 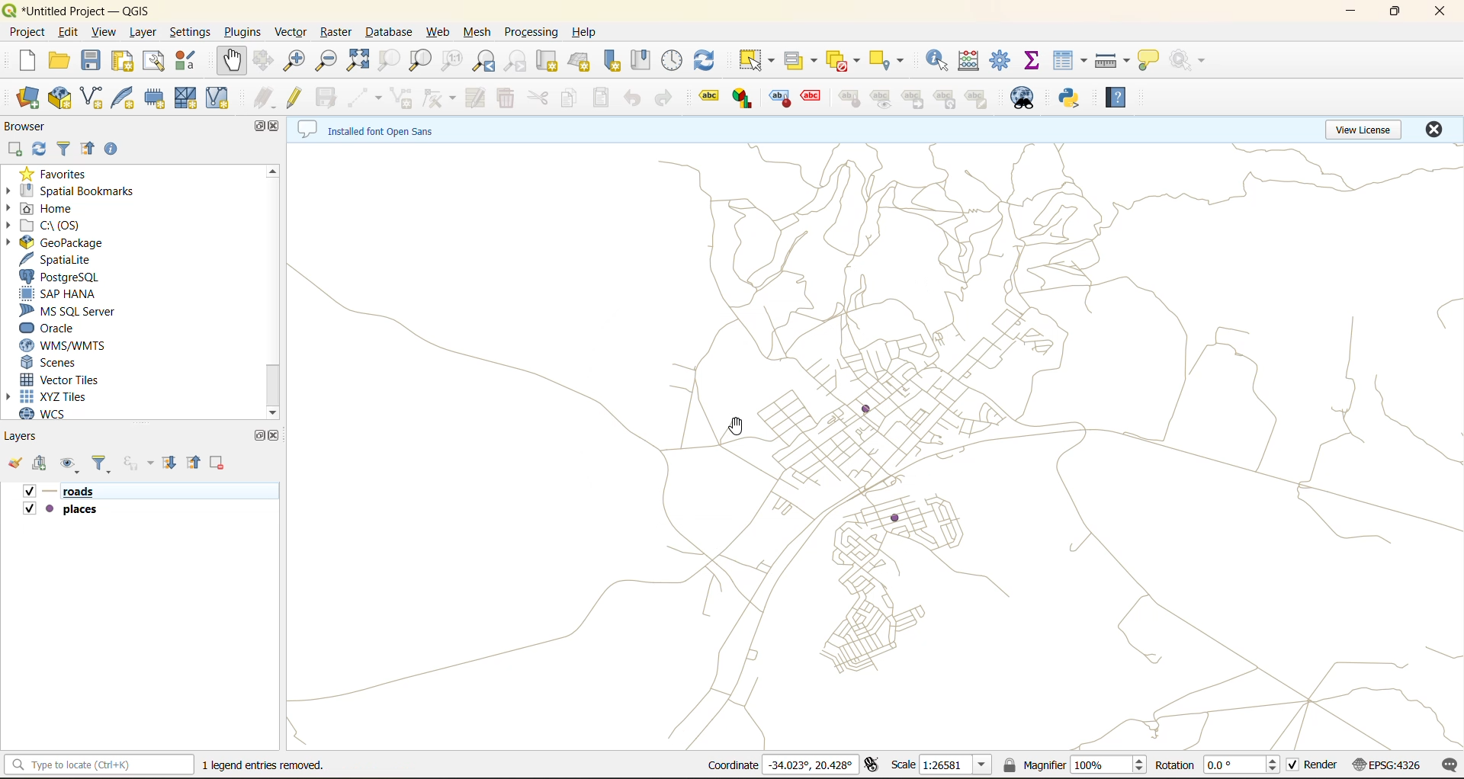 I want to click on remove, so click(x=217, y=463).